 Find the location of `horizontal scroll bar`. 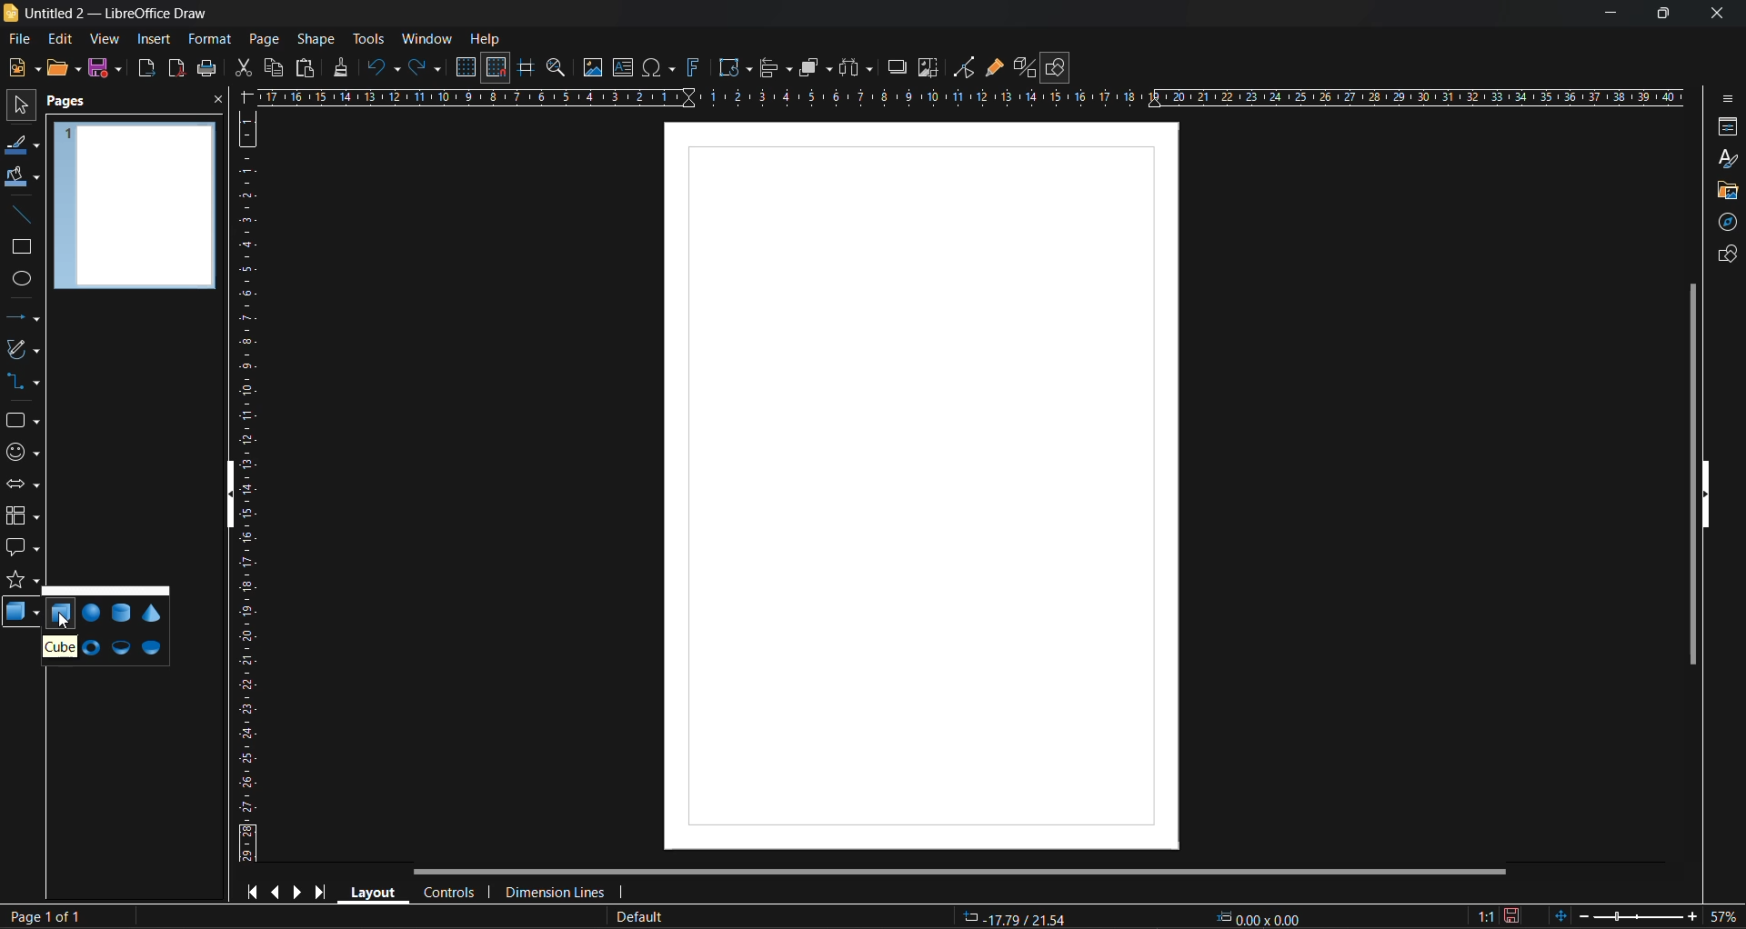

horizontal scroll bar is located at coordinates (965, 872).